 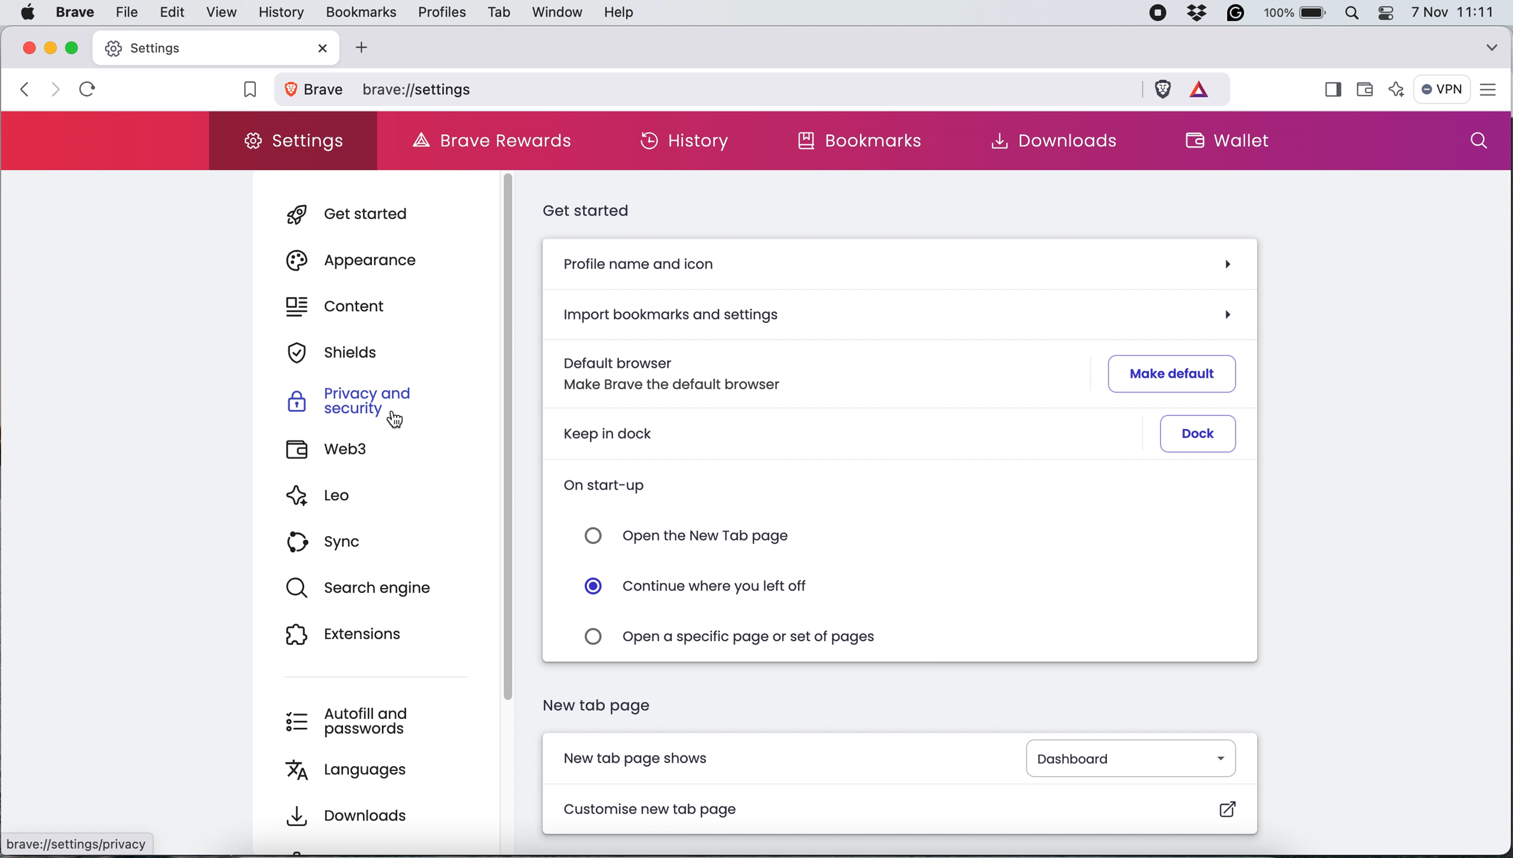 What do you see at coordinates (350, 400) in the screenshot?
I see `privacy and security` at bounding box center [350, 400].